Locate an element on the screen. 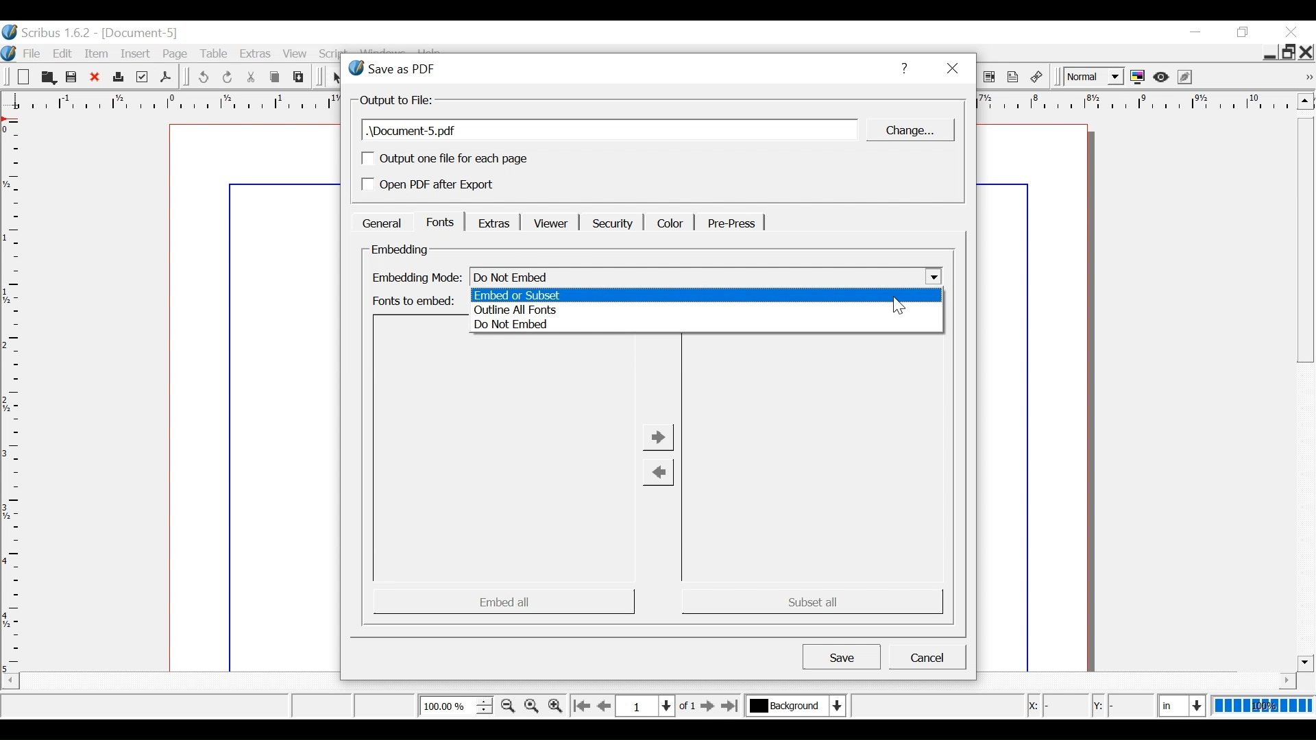 This screenshot has height=740, width=1316. Embed or subset is located at coordinates (708, 295).